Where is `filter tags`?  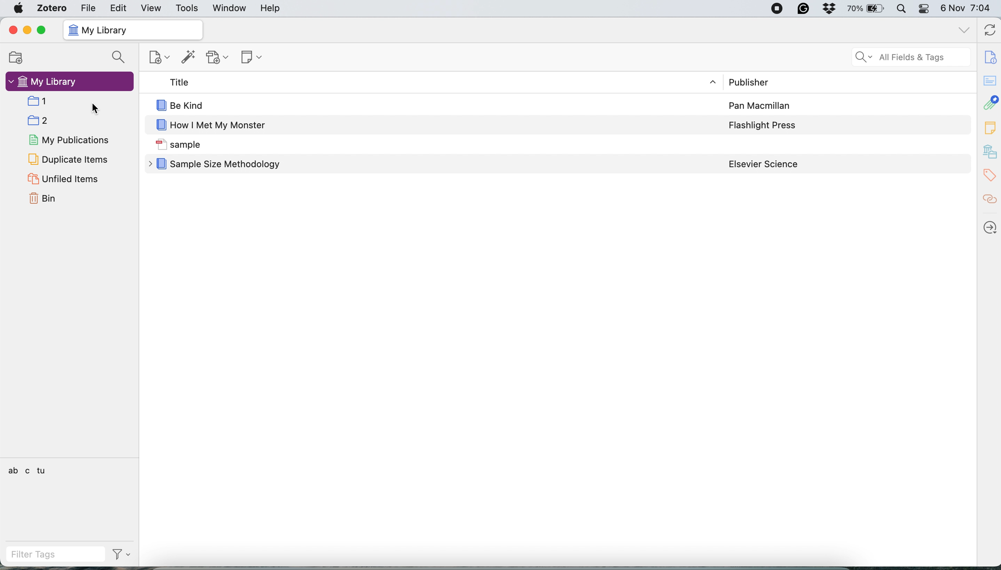
filter tags is located at coordinates (55, 553).